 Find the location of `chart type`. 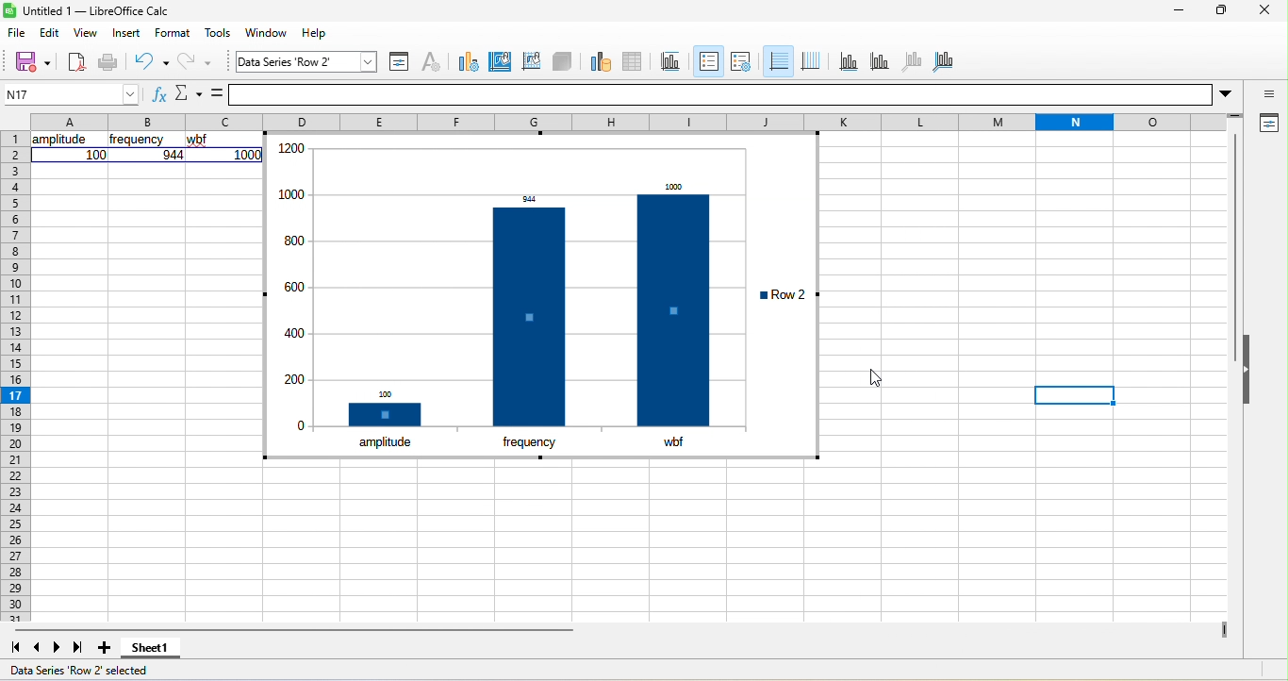

chart type is located at coordinates (467, 63).